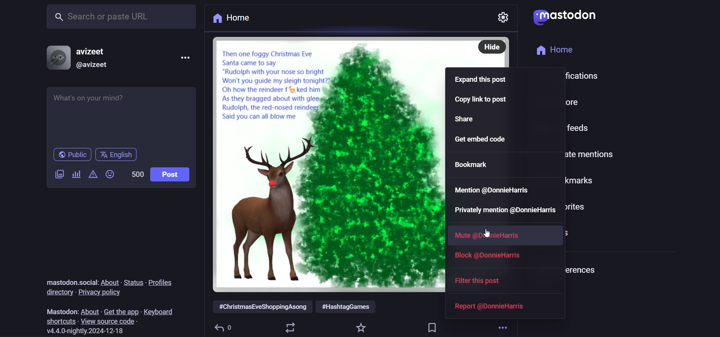 This screenshot has width=720, height=337. Describe the element at coordinates (484, 233) in the screenshot. I see `cursor` at that location.